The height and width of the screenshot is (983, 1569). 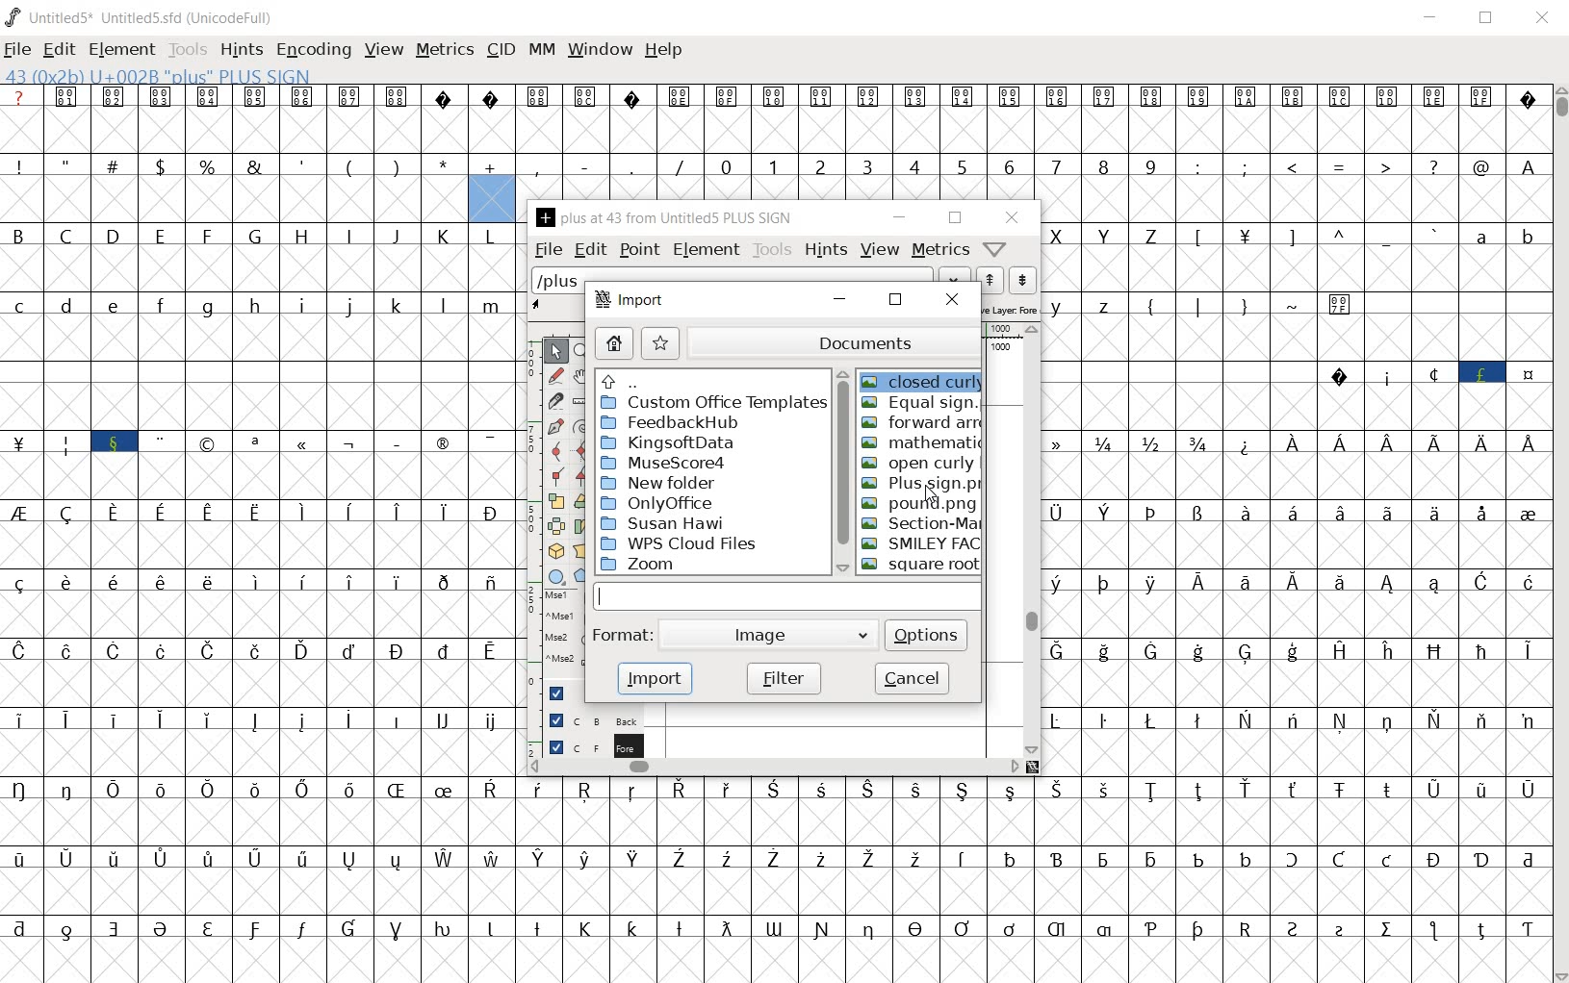 I want to click on element, so click(x=118, y=46).